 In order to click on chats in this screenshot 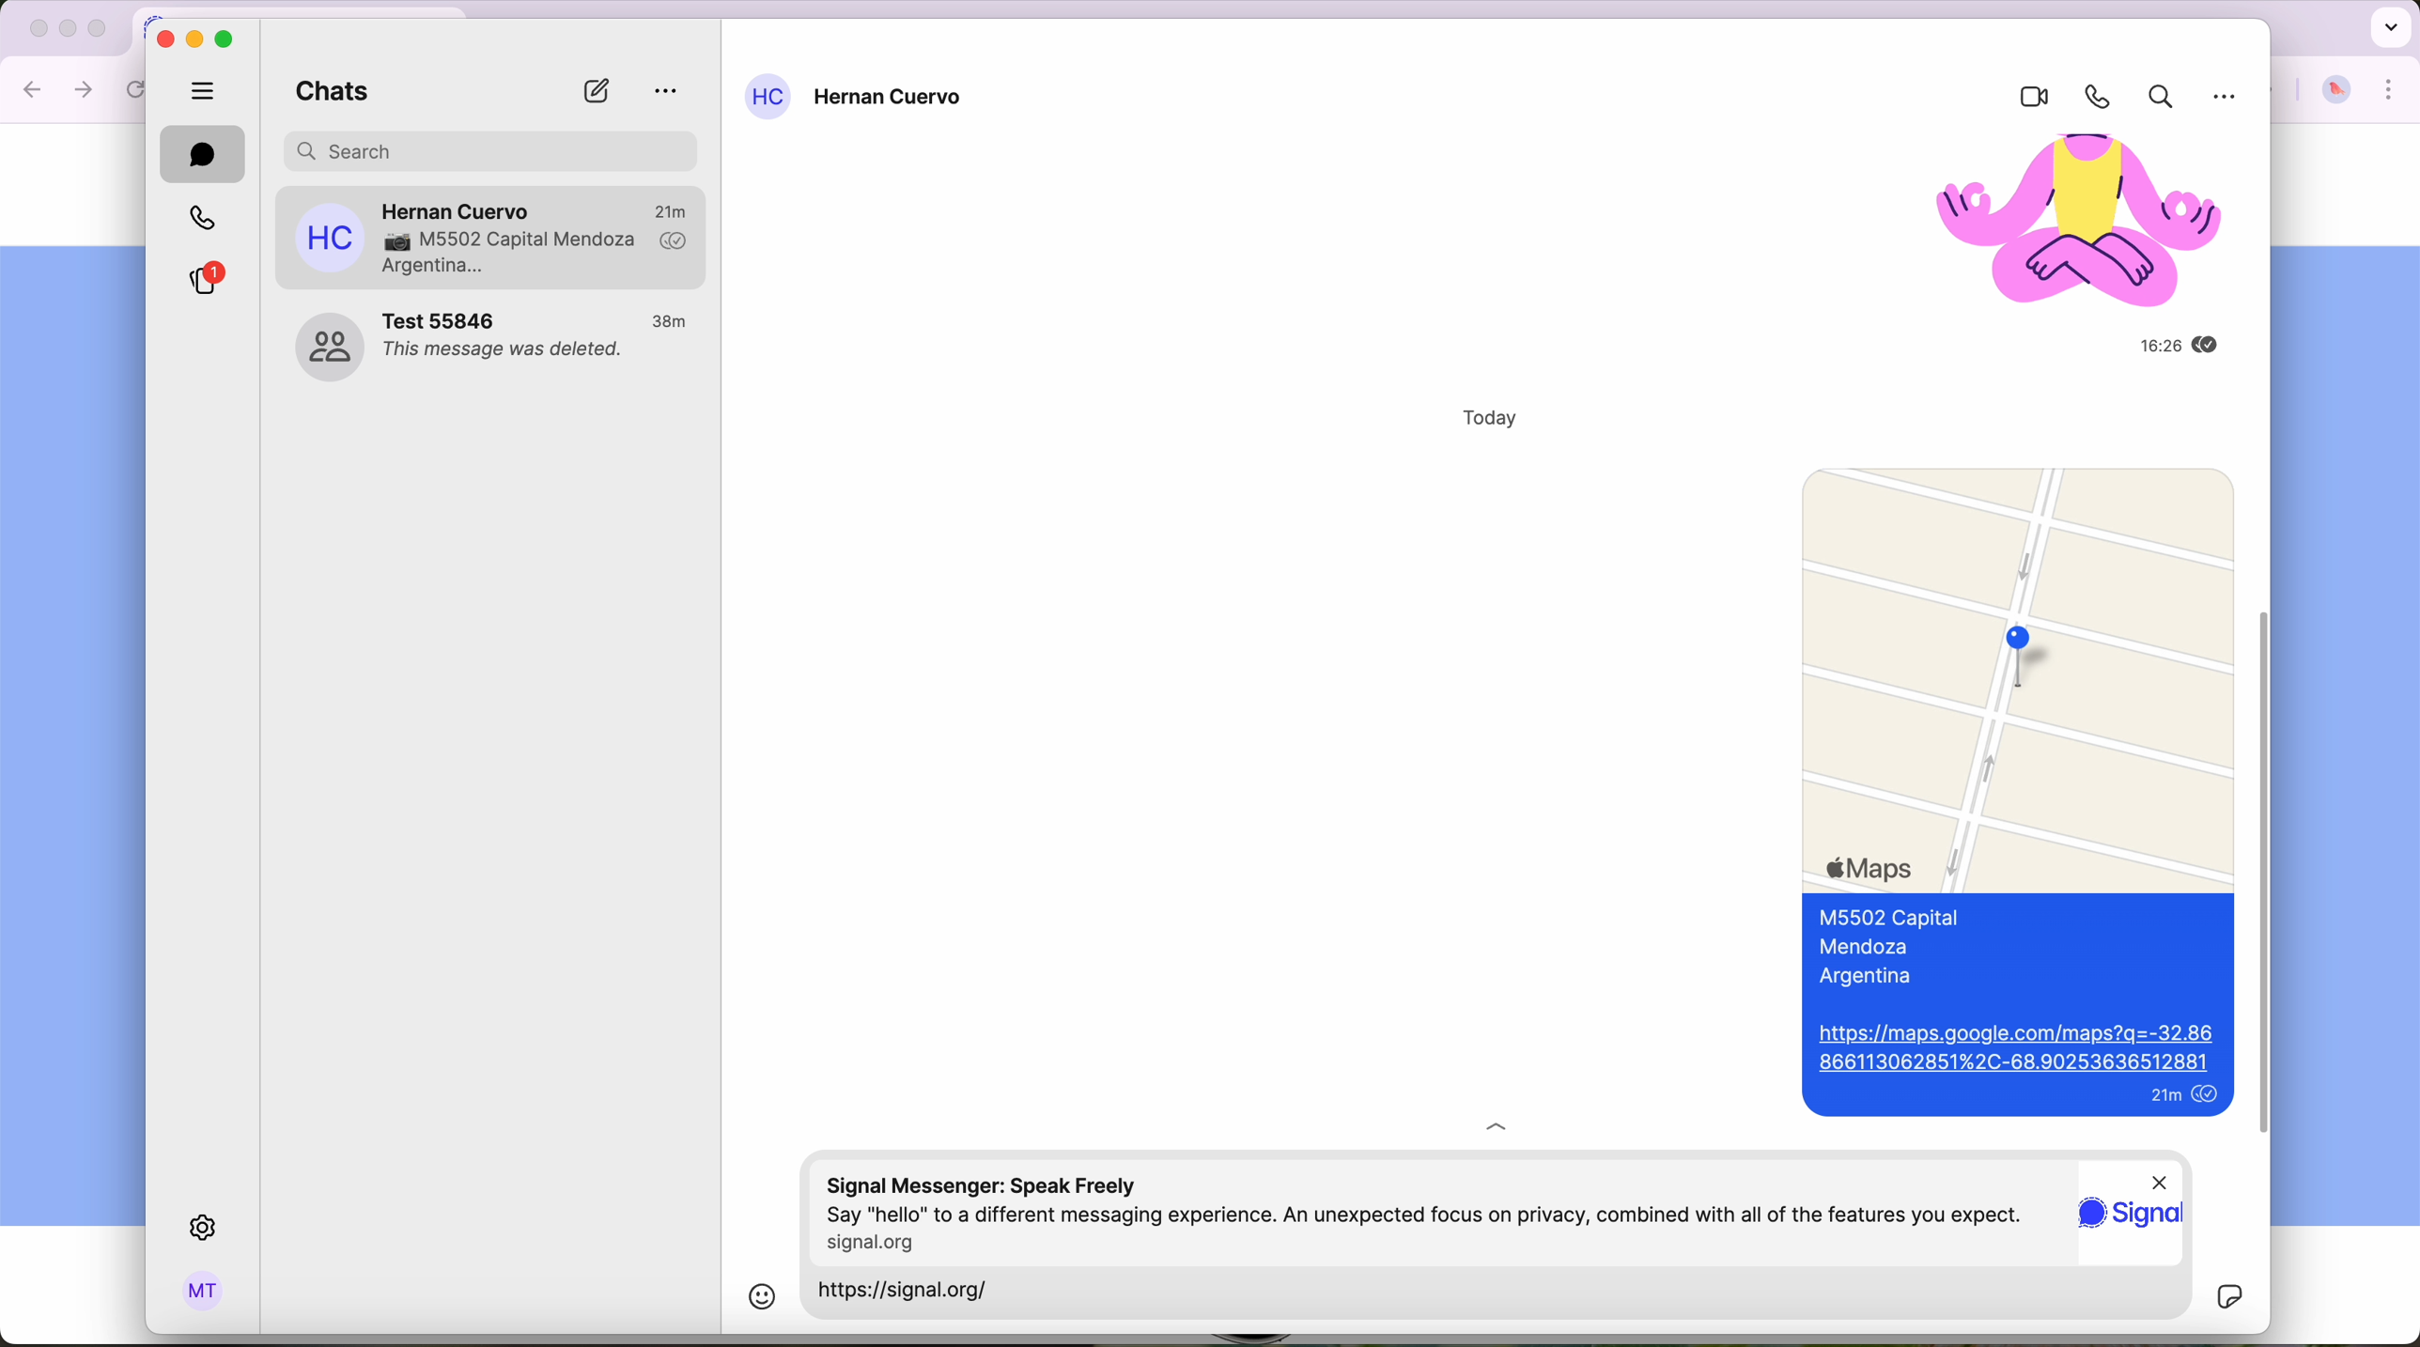, I will do `click(203, 154)`.